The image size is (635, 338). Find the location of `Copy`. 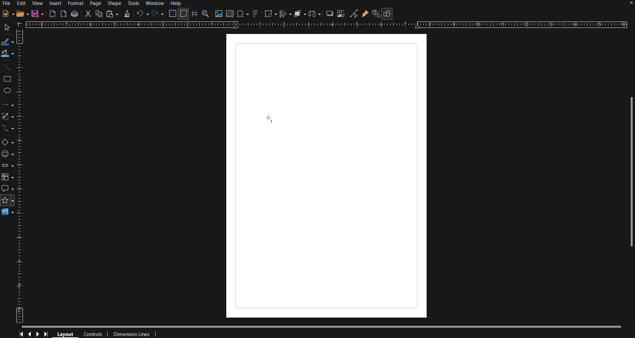

Copy is located at coordinates (98, 14).